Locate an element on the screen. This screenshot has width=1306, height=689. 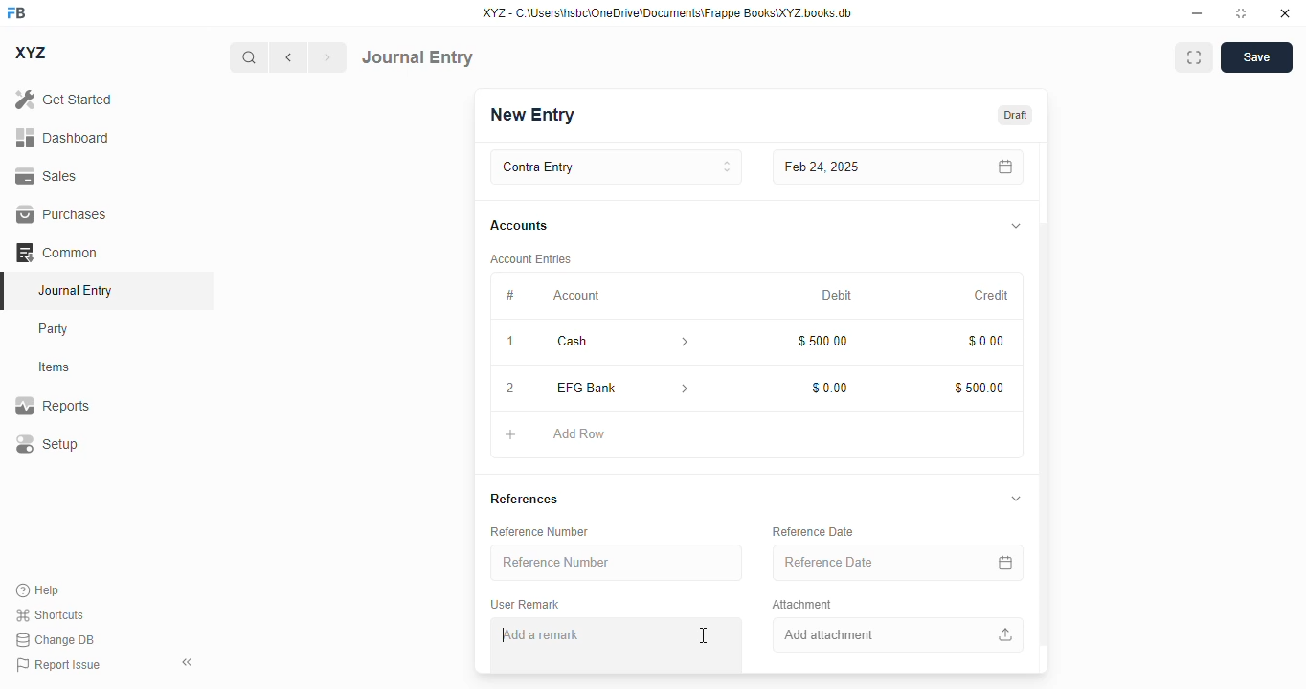
items is located at coordinates (55, 367).